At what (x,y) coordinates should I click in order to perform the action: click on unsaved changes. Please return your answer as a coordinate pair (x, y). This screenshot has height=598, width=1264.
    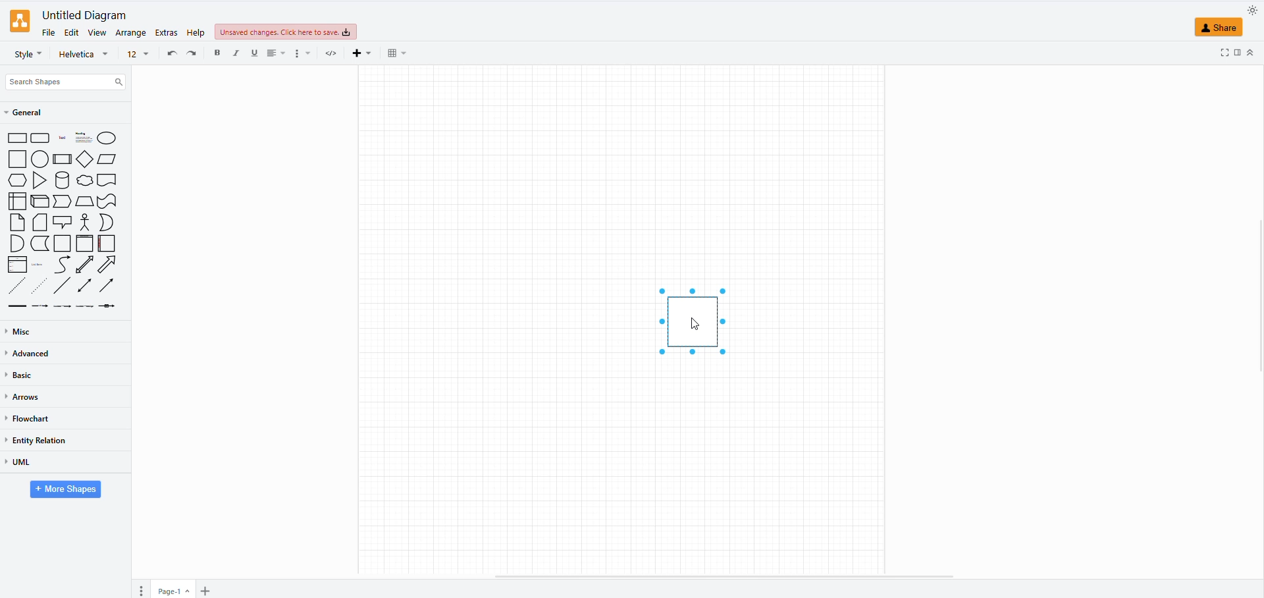
    Looking at the image, I should click on (284, 32).